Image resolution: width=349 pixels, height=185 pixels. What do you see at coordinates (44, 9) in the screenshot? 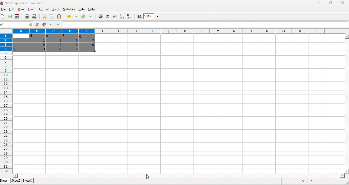
I see `format` at bounding box center [44, 9].